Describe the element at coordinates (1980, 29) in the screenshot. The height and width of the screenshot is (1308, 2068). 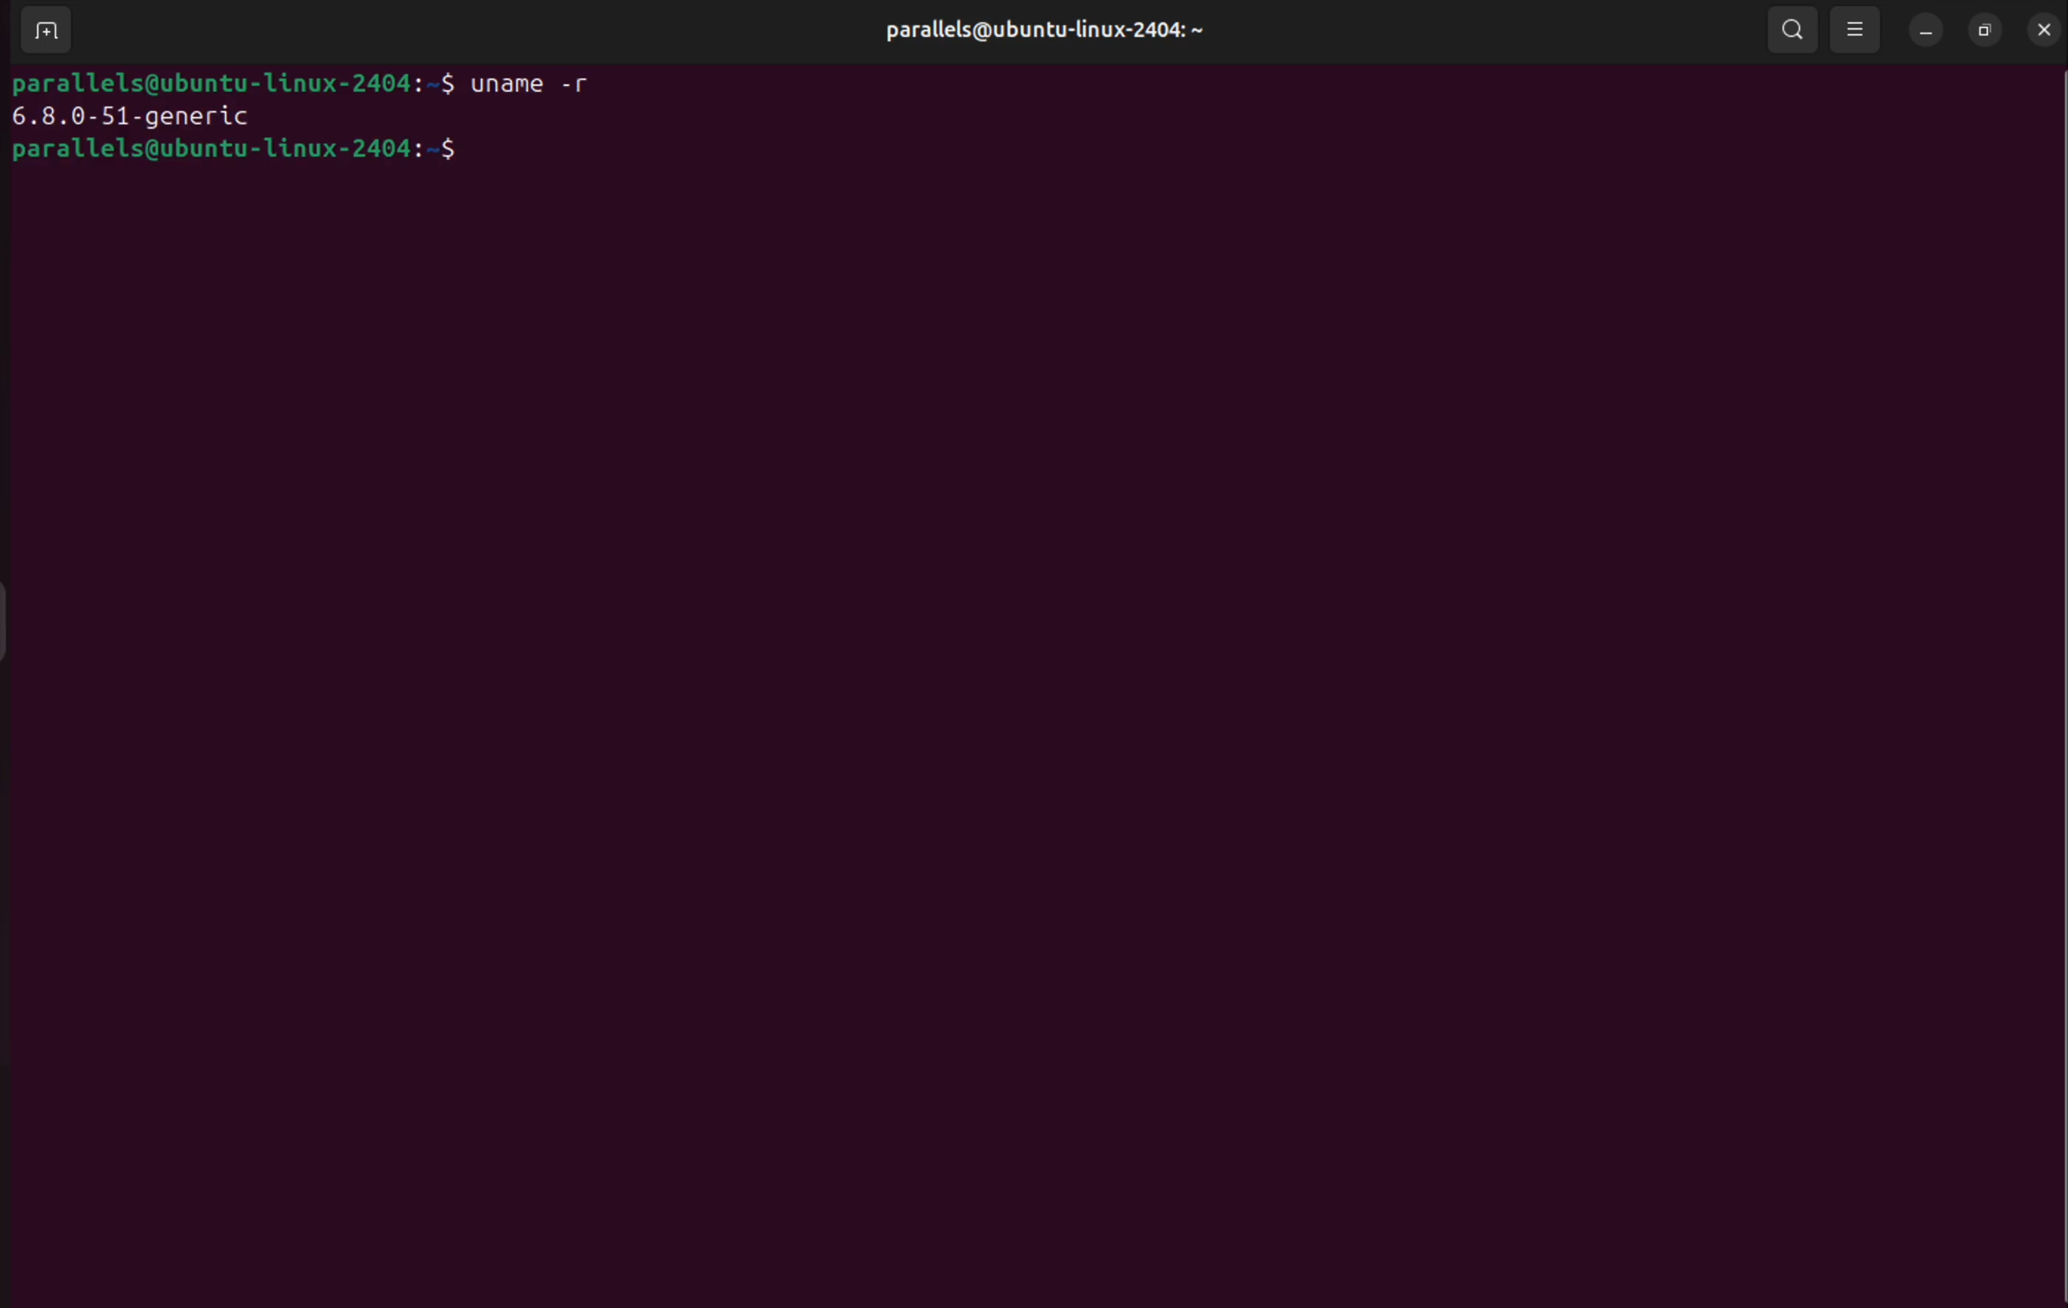
I see `resize` at that location.